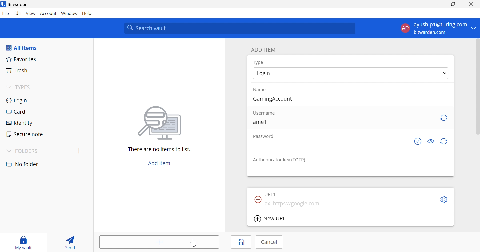 The width and height of the screenshot is (480, 252). I want to click on Login, so click(17, 101).